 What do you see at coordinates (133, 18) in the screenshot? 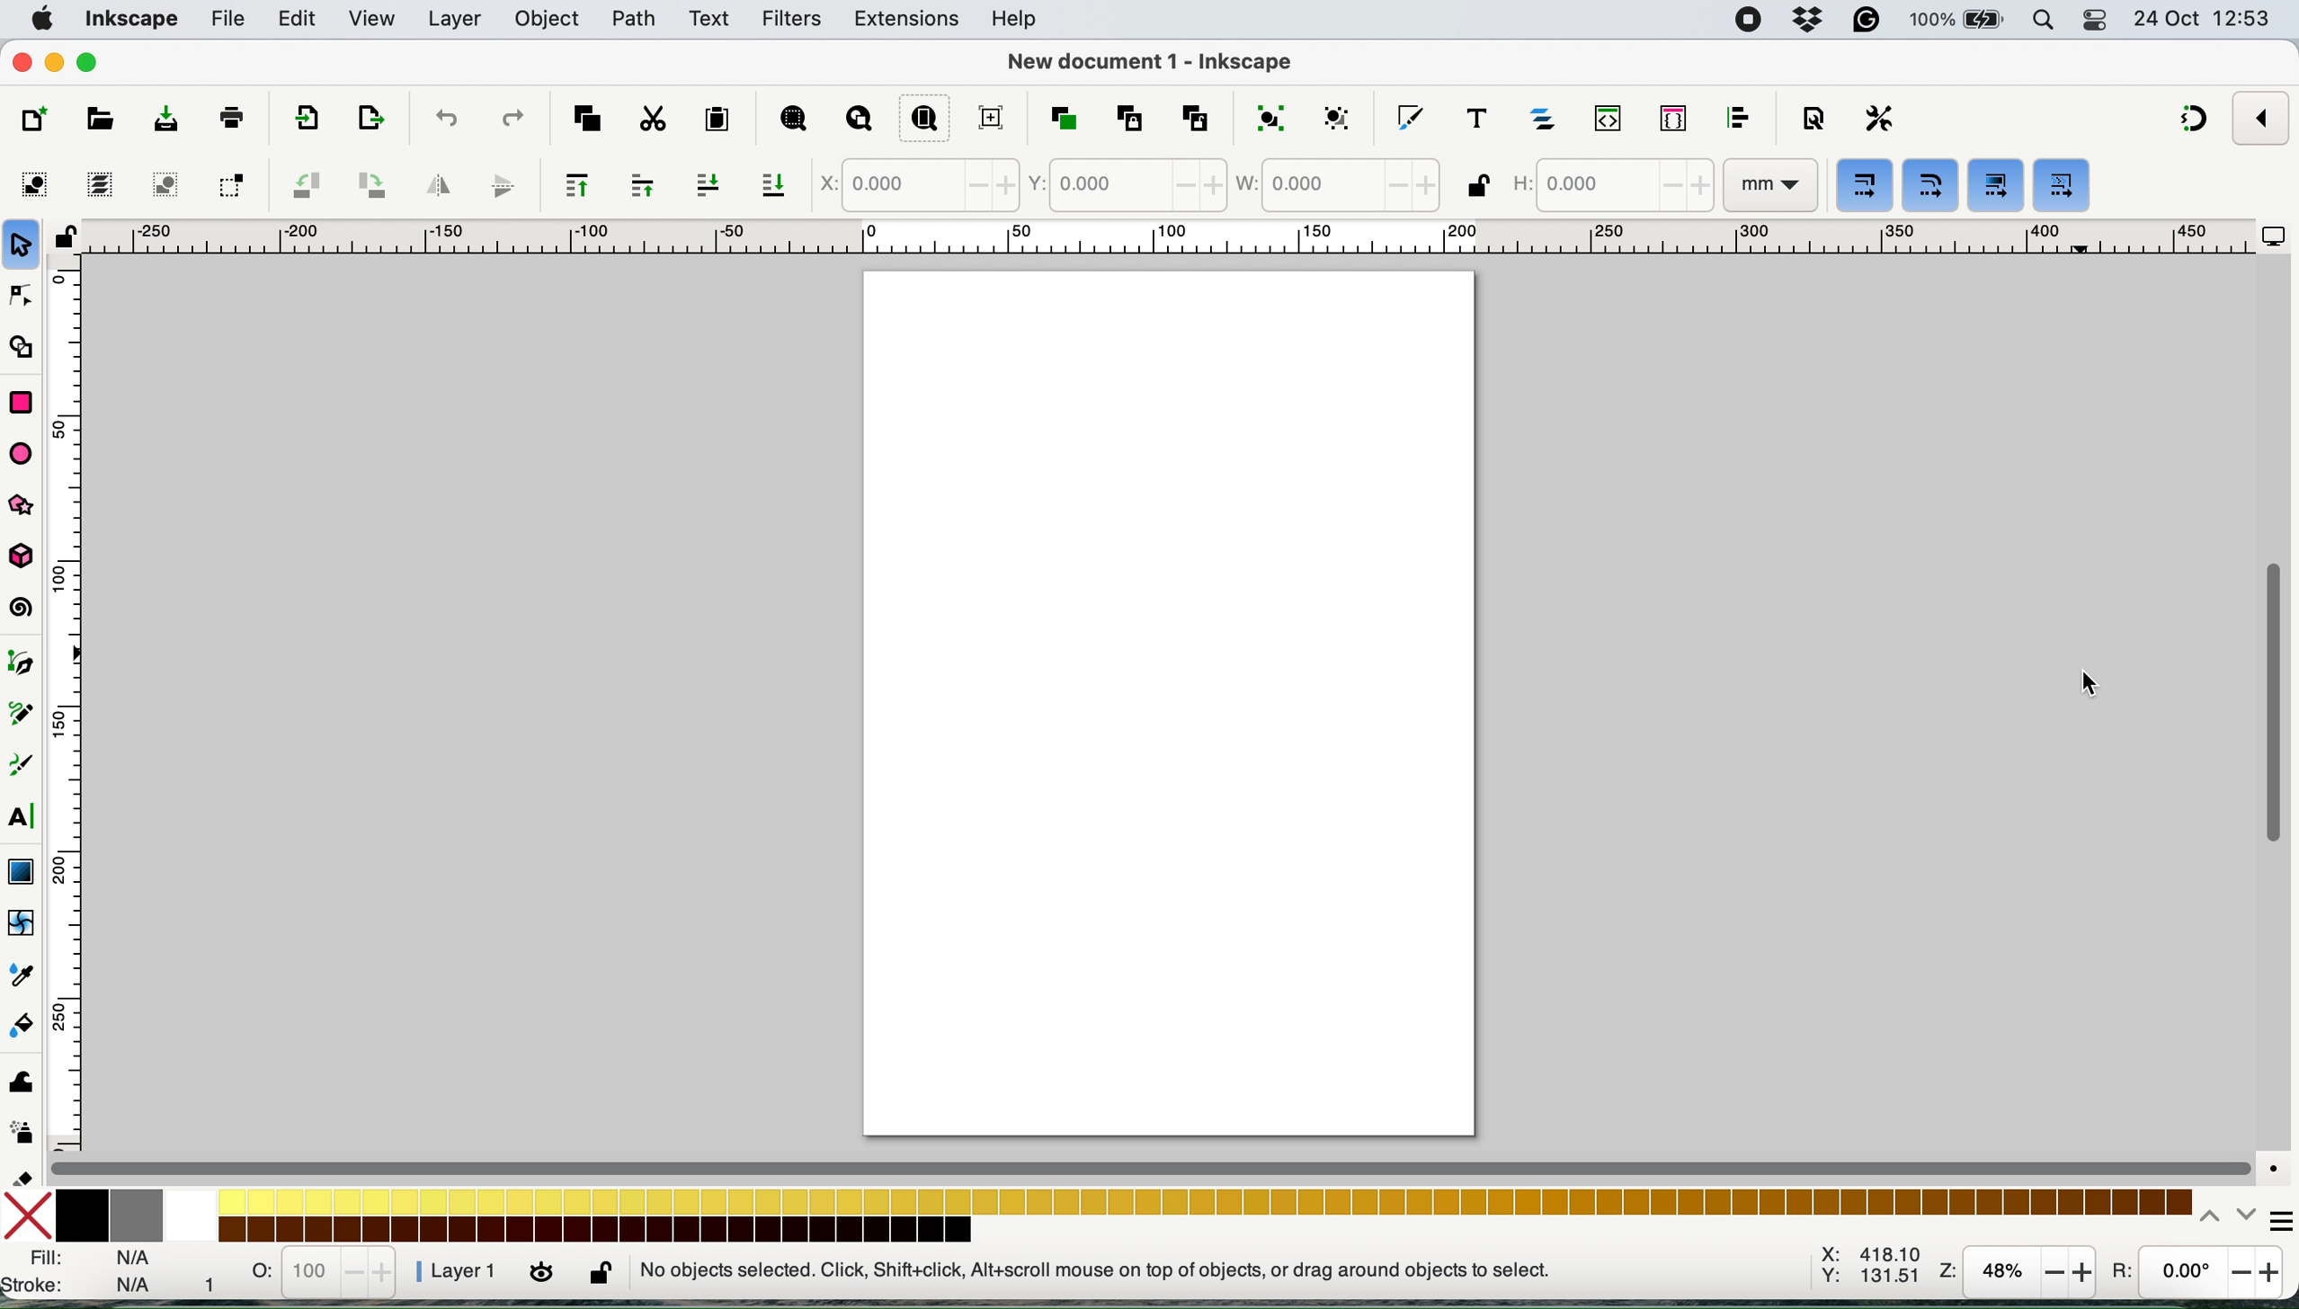
I see `inkscape` at bounding box center [133, 18].